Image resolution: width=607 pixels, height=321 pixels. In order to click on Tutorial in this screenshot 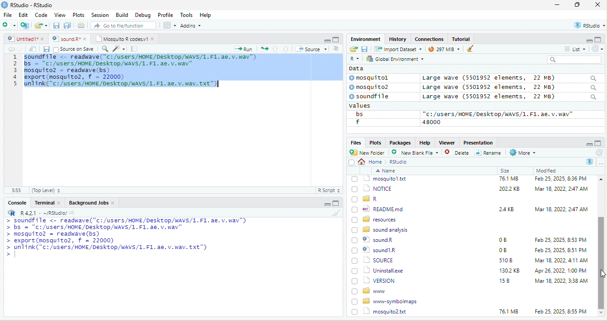, I will do `click(462, 39)`.